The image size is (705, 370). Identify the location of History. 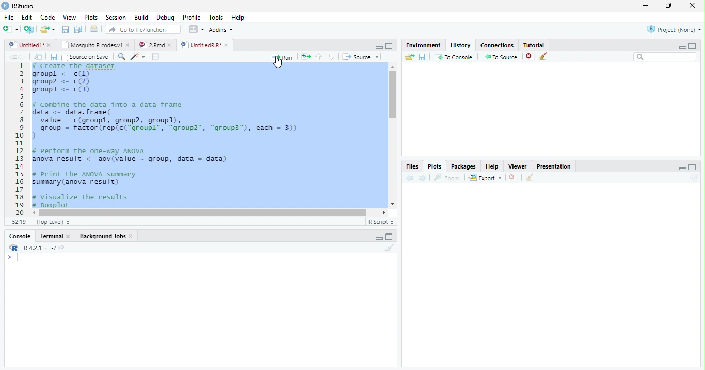
(461, 45).